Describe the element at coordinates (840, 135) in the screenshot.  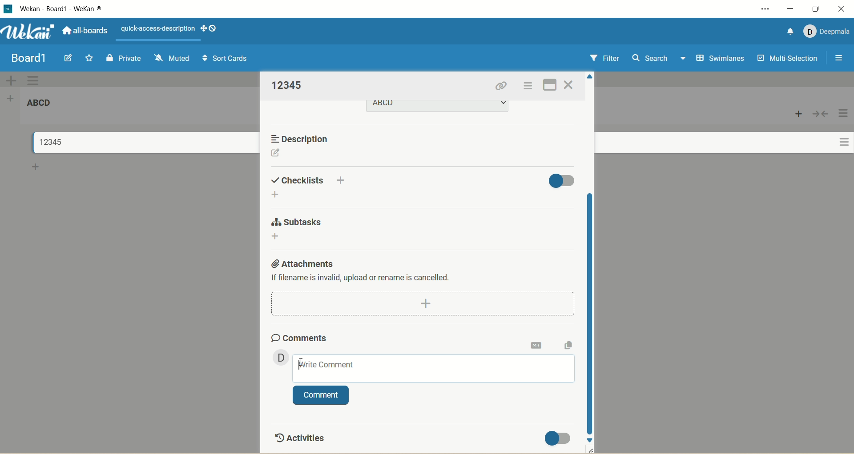
I see `actions` at that location.